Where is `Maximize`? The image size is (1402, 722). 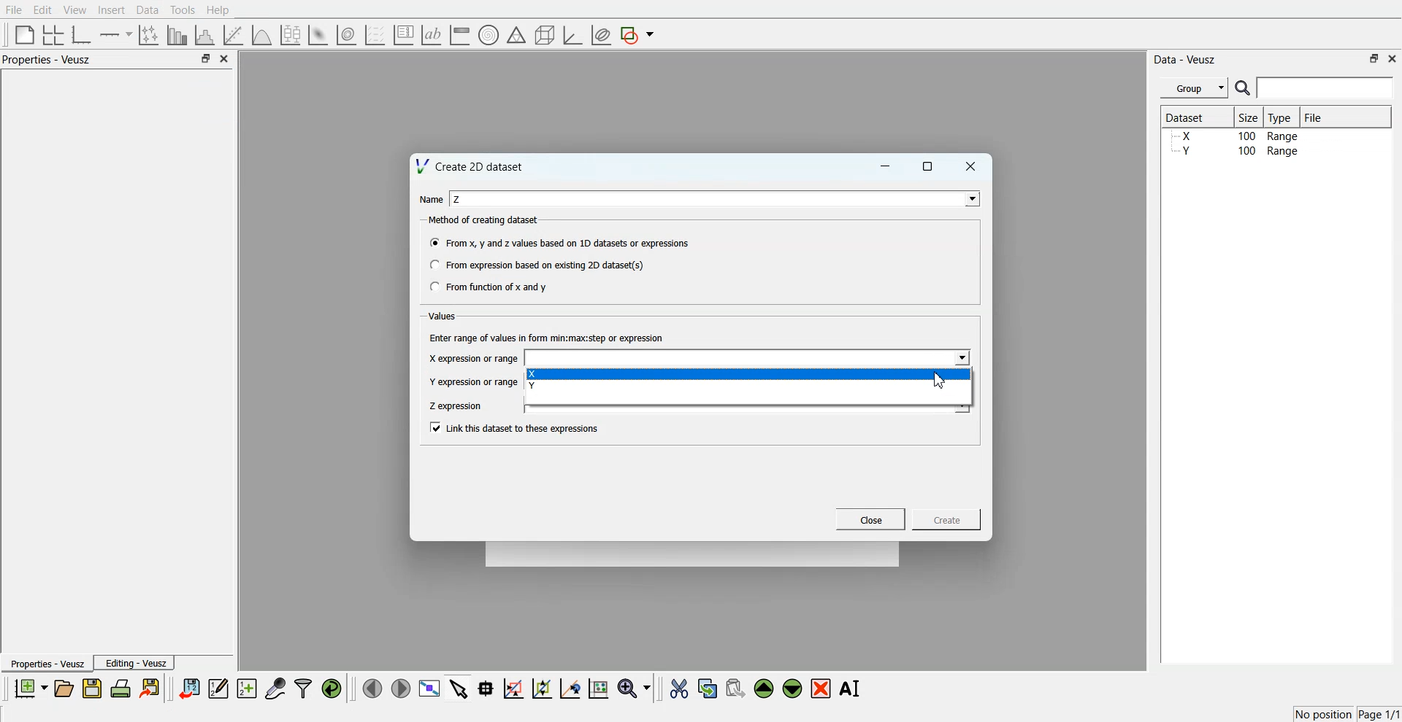 Maximize is located at coordinates (928, 166).